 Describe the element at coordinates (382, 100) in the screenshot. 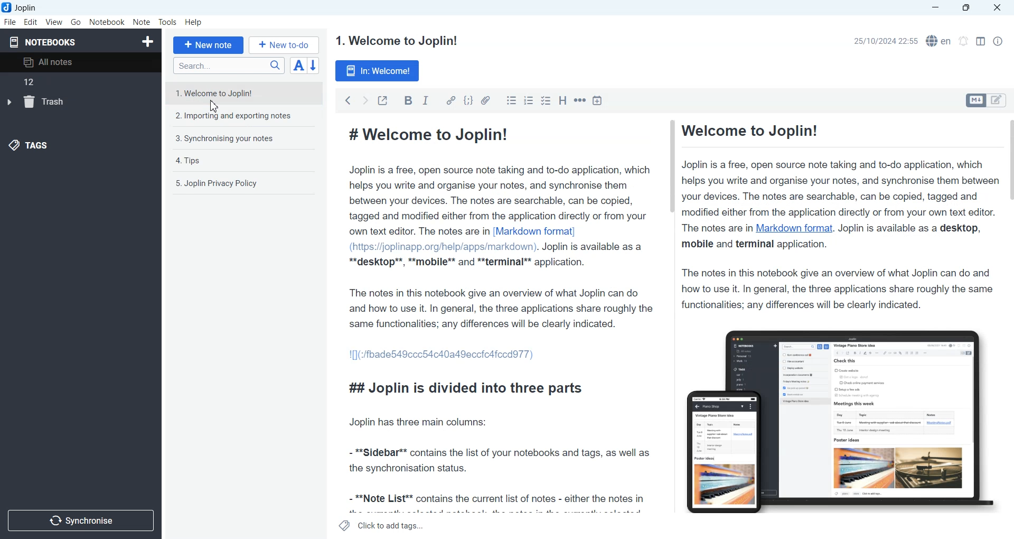

I see `Toggle external editing` at that location.